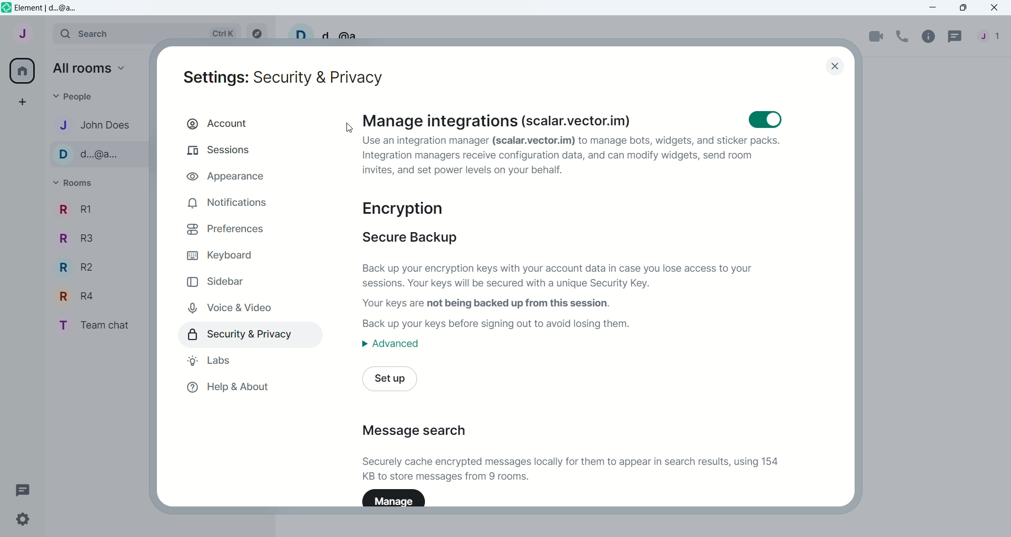  Describe the element at coordinates (231, 203) in the screenshot. I see `notifications` at that location.